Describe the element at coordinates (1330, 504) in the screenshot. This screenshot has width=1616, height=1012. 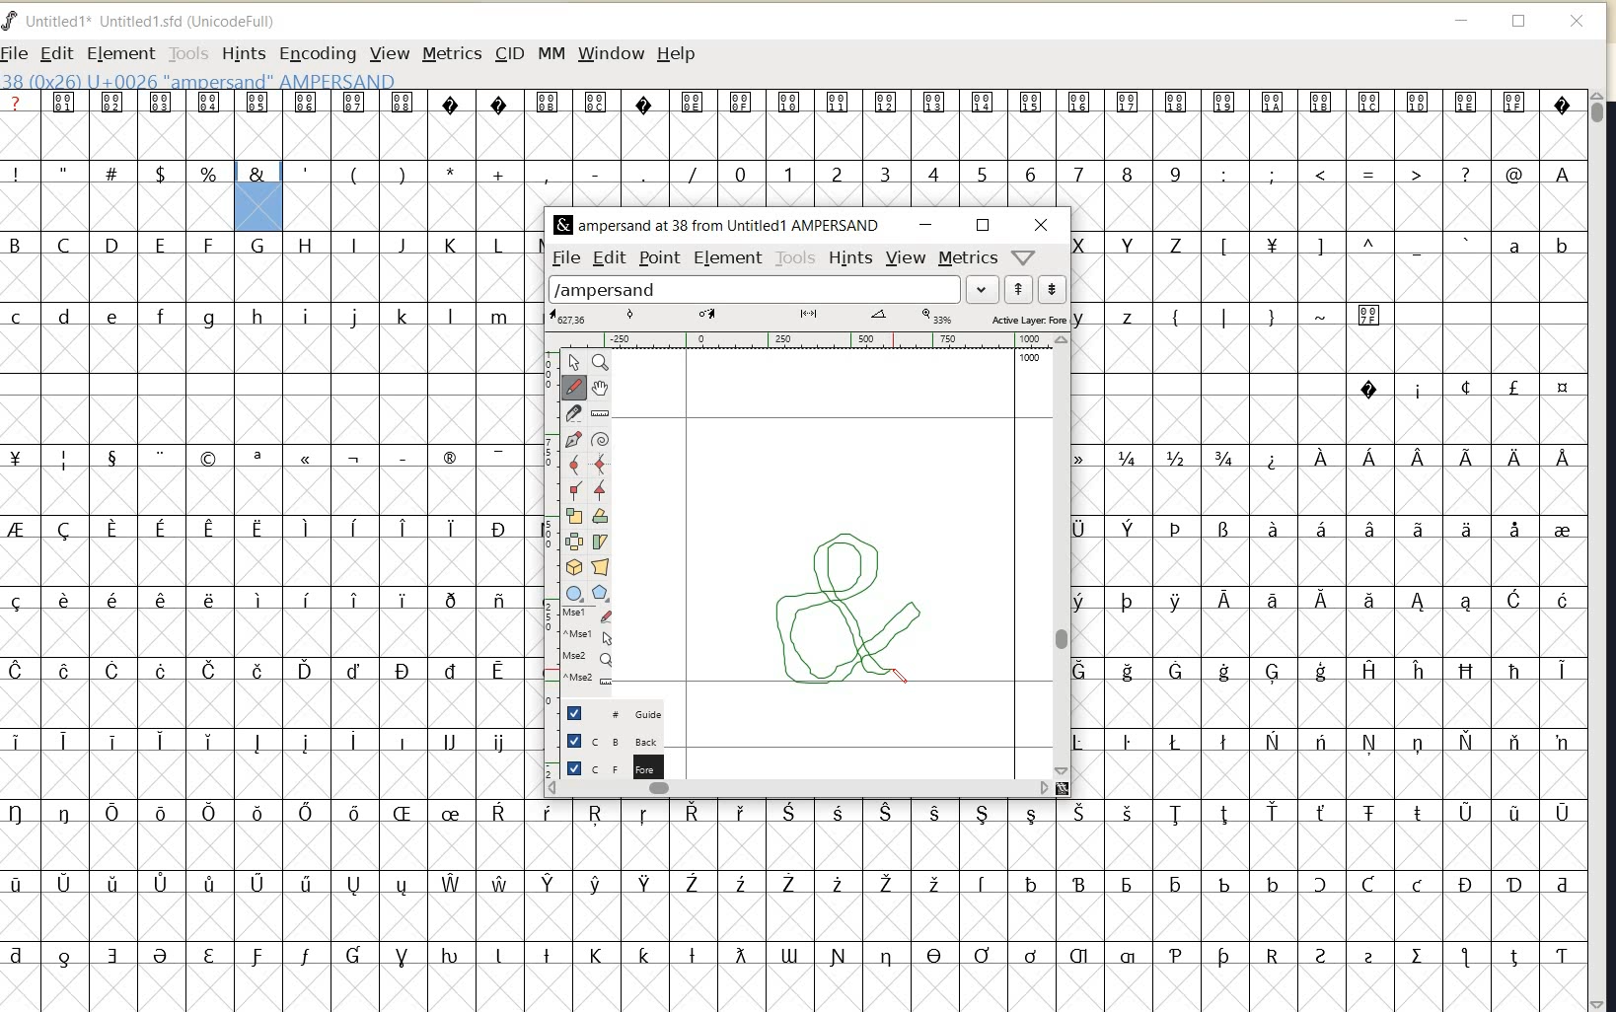
I see `glyph characters & numbers` at that location.